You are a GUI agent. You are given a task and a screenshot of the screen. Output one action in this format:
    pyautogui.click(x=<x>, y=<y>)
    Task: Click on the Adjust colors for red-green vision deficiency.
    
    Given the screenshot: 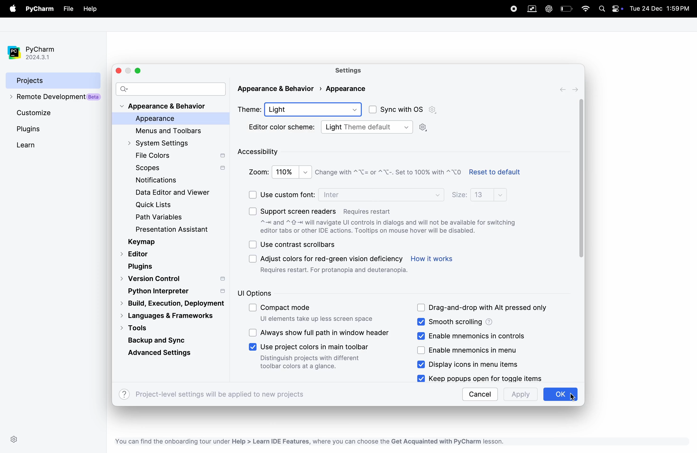 What is the action you would take?
    pyautogui.click(x=334, y=257)
    